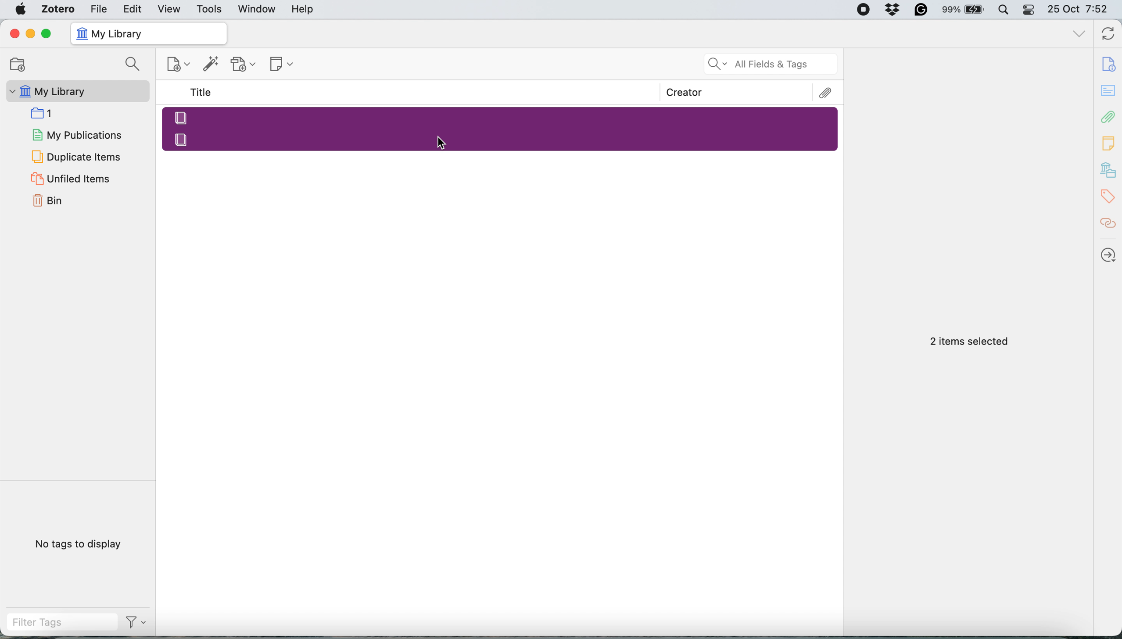 The image size is (1122, 639). I want to click on Filter Options, so click(140, 622).